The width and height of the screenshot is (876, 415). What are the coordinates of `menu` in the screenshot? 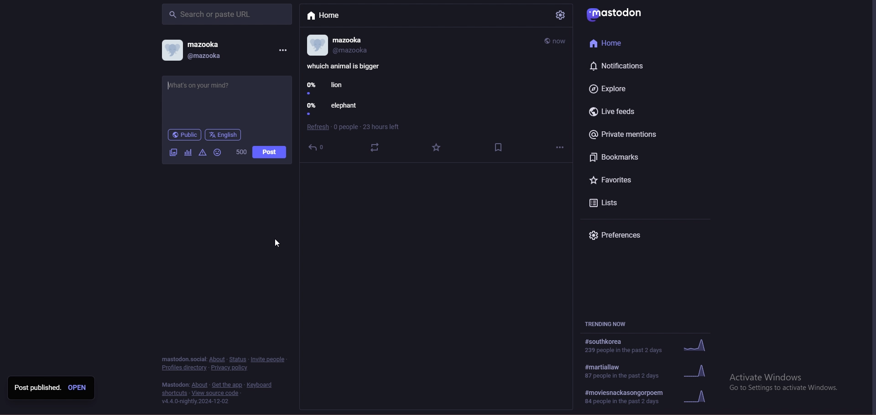 It's located at (282, 49).